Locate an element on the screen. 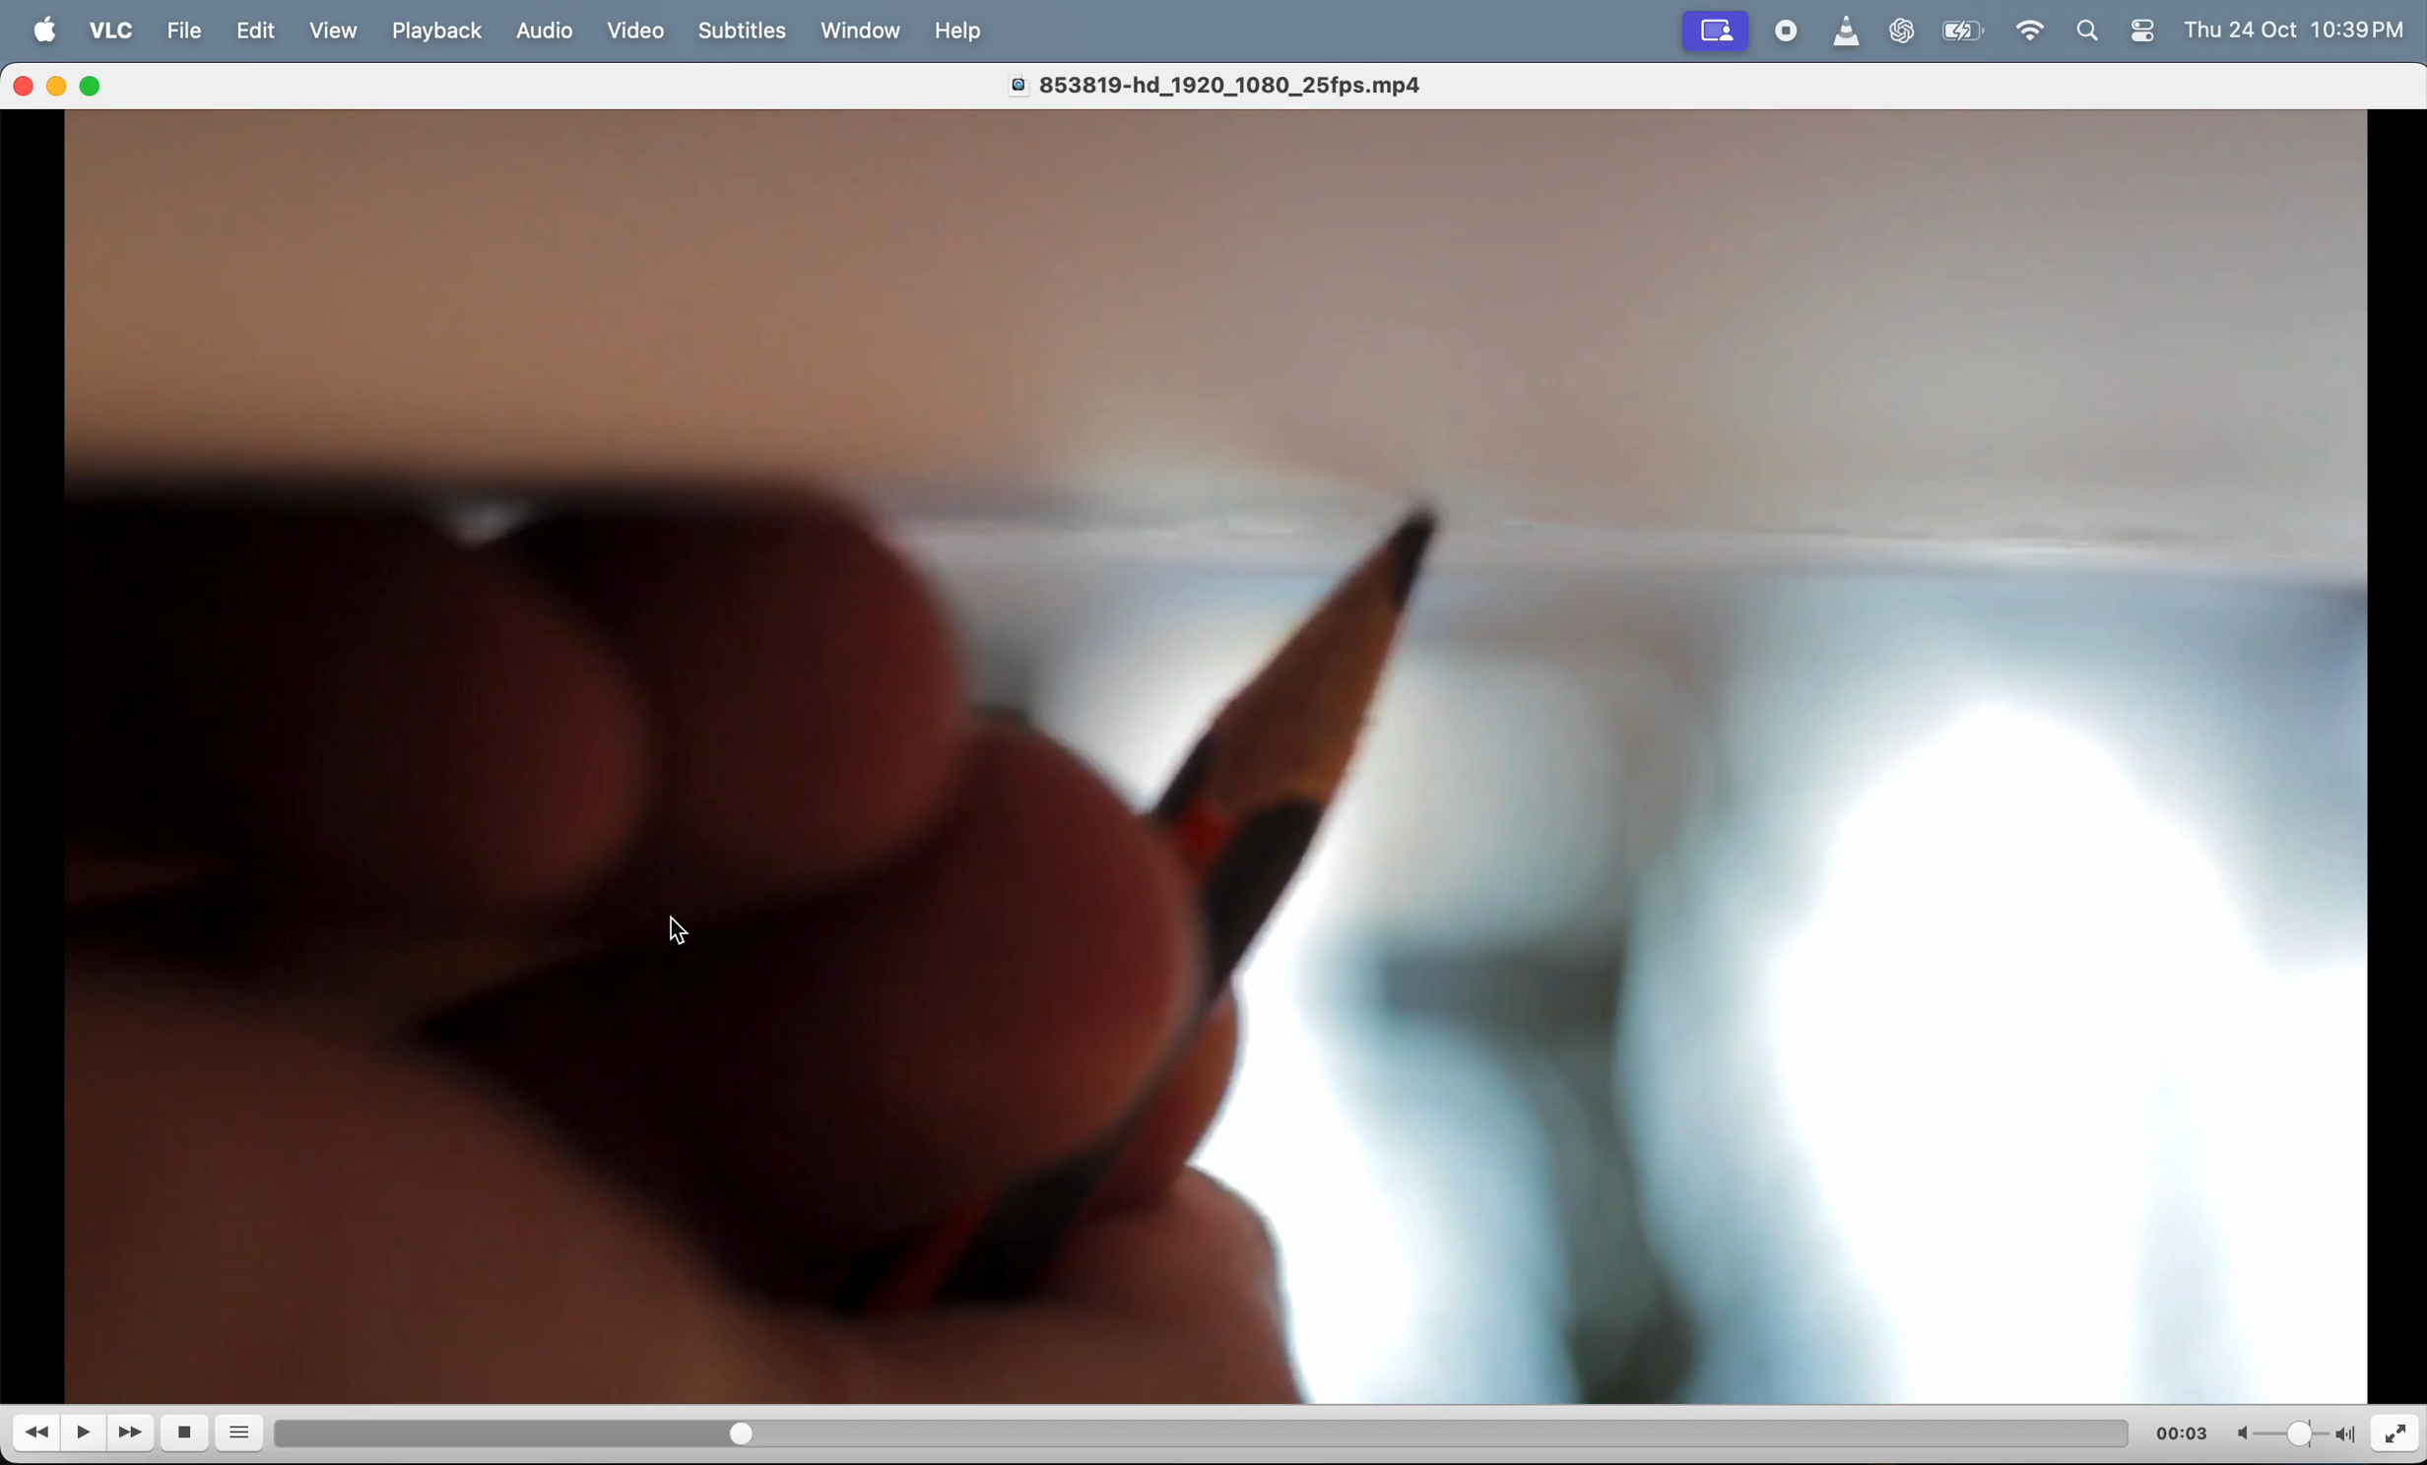 The image size is (2427, 1465). time is located at coordinates (2182, 1432).